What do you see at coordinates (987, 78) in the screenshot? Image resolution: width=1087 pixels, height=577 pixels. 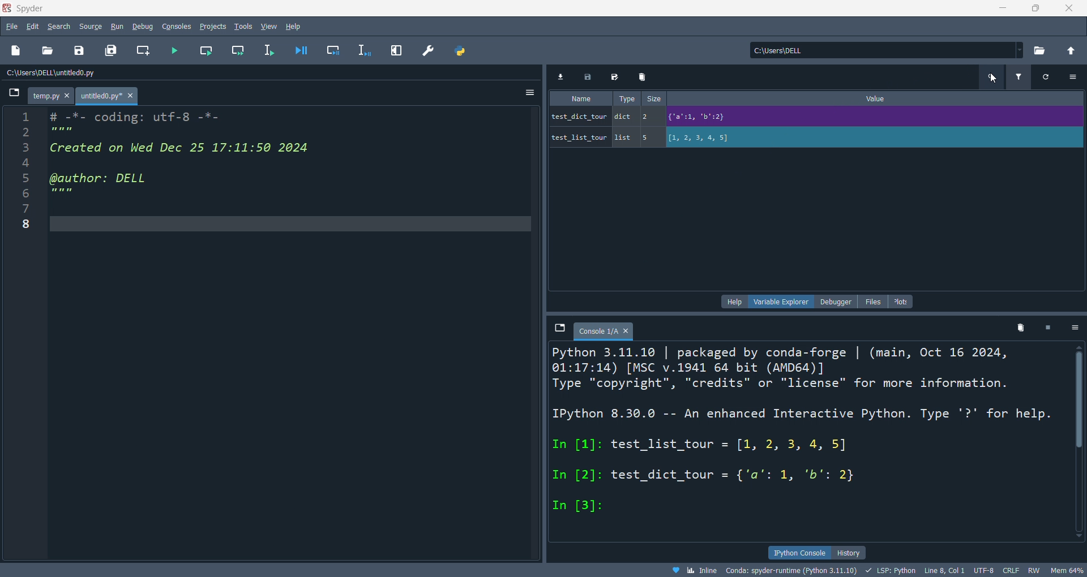 I see `search variables` at bounding box center [987, 78].